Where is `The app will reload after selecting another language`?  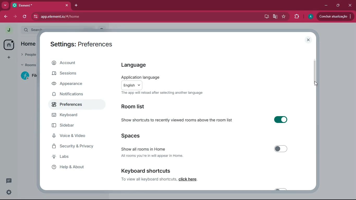
The app will reload after selecting another language is located at coordinates (169, 93).